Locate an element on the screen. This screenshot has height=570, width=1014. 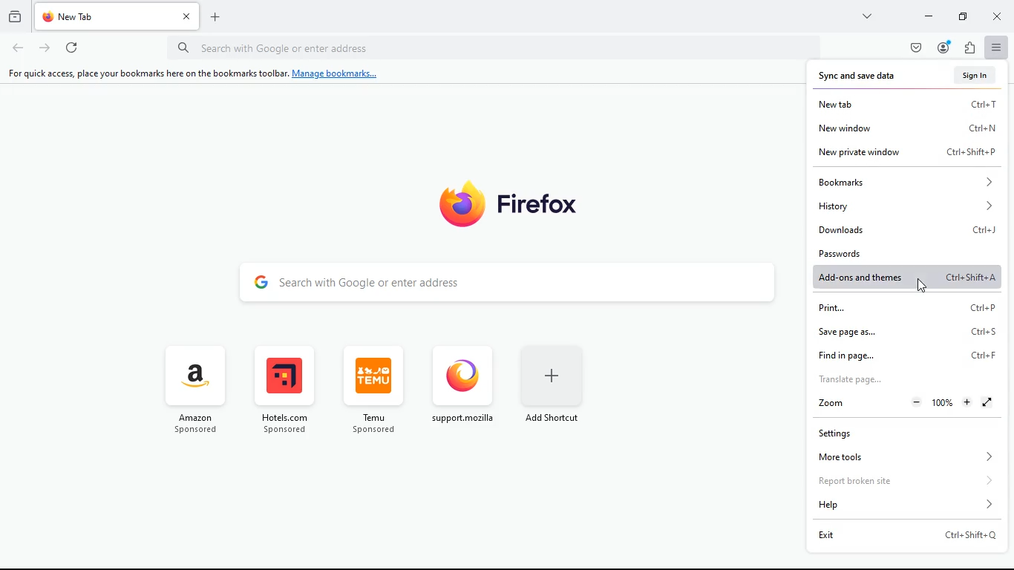
sync and save data is located at coordinates (864, 77).